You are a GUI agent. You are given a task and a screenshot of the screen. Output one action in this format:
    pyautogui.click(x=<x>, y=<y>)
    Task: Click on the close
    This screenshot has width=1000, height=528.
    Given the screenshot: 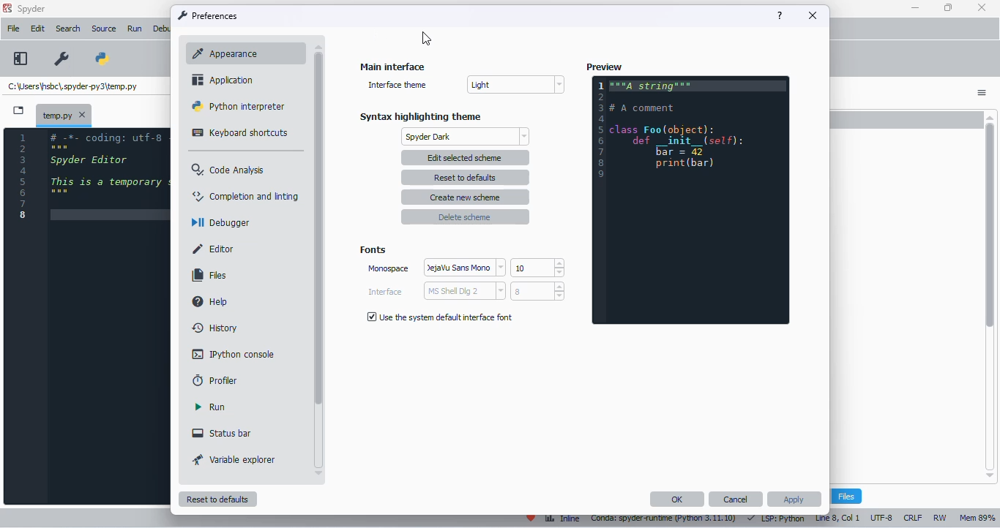 What is the action you would take?
    pyautogui.click(x=82, y=115)
    